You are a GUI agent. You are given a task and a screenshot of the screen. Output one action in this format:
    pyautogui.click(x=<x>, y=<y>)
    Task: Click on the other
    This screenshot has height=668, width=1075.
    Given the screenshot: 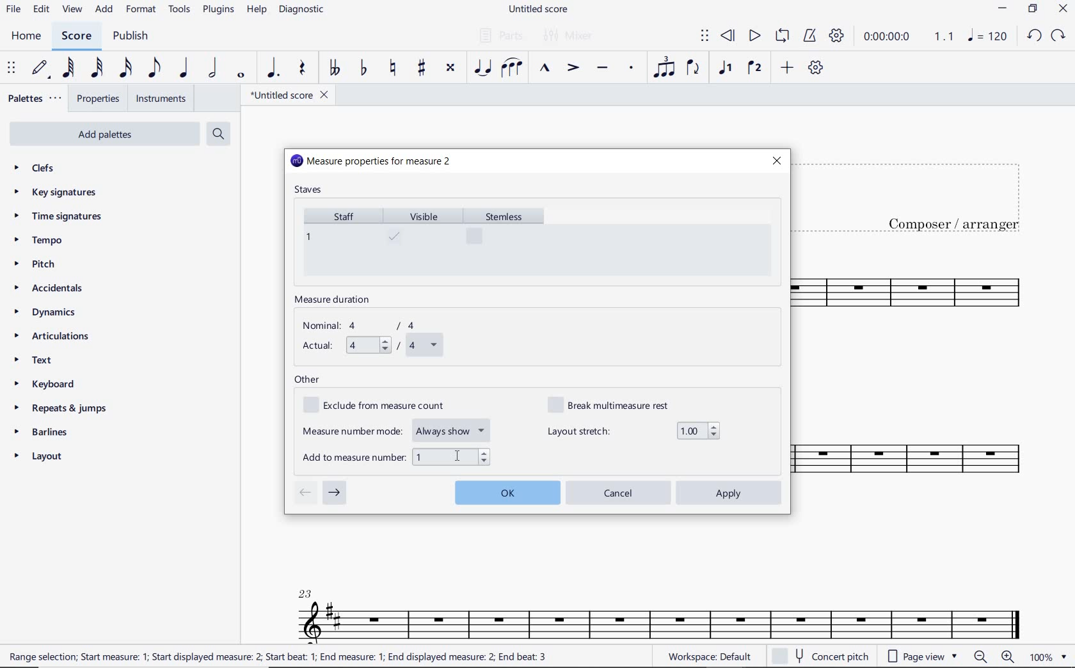 What is the action you would take?
    pyautogui.click(x=307, y=380)
    